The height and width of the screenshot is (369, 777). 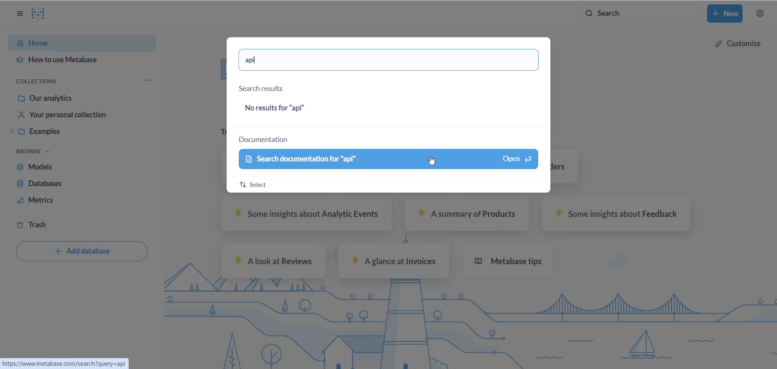 What do you see at coordinates (395, 261) in the screenshot?
I see `A glance at invoices sample` at bounding box center [395, 261].